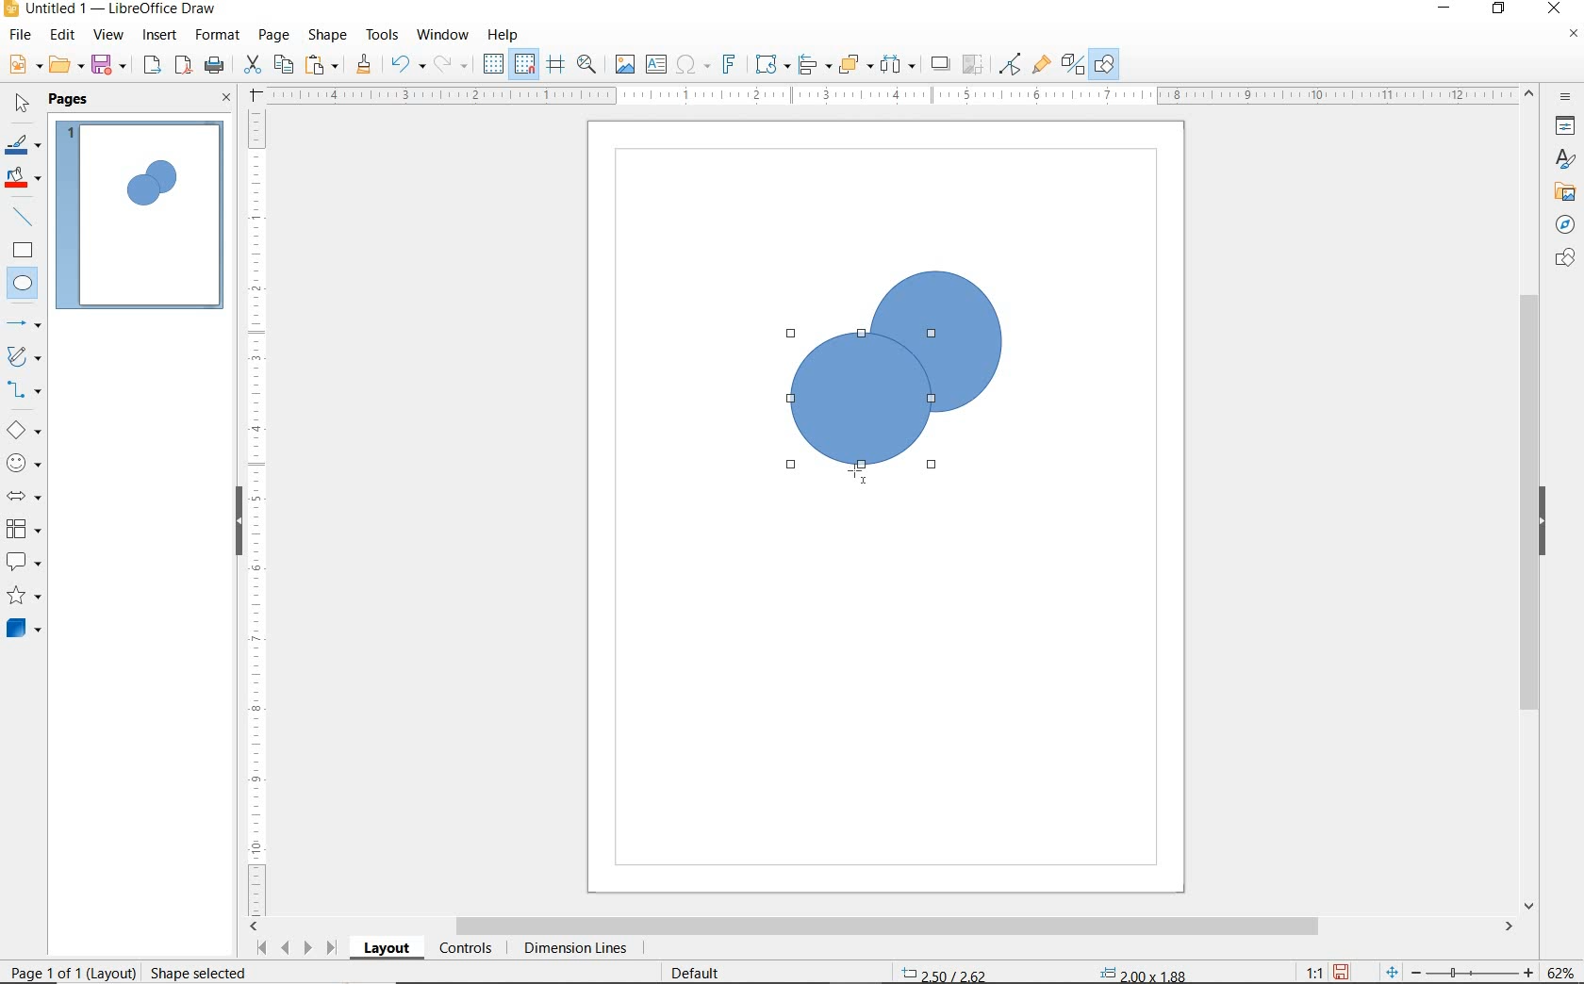 The height and width of the screenshot is (984, 1584). Describe the element at coordinates (1460, 973) in the screenshot. I see `ZOOM OUT OR ZOOM IN` at that location.